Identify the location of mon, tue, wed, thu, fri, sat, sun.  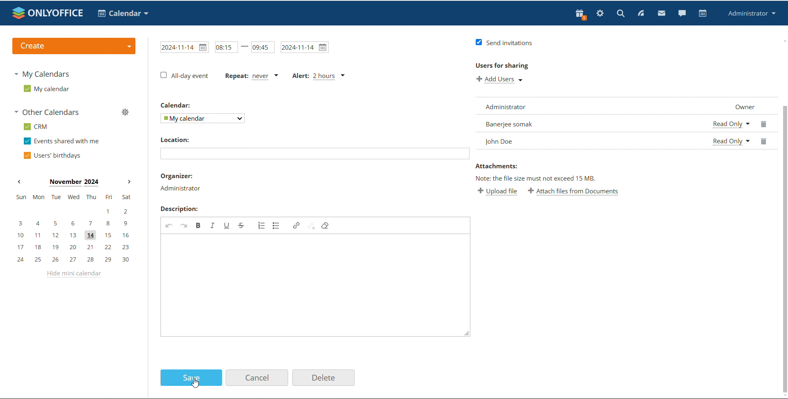
(73, 196).